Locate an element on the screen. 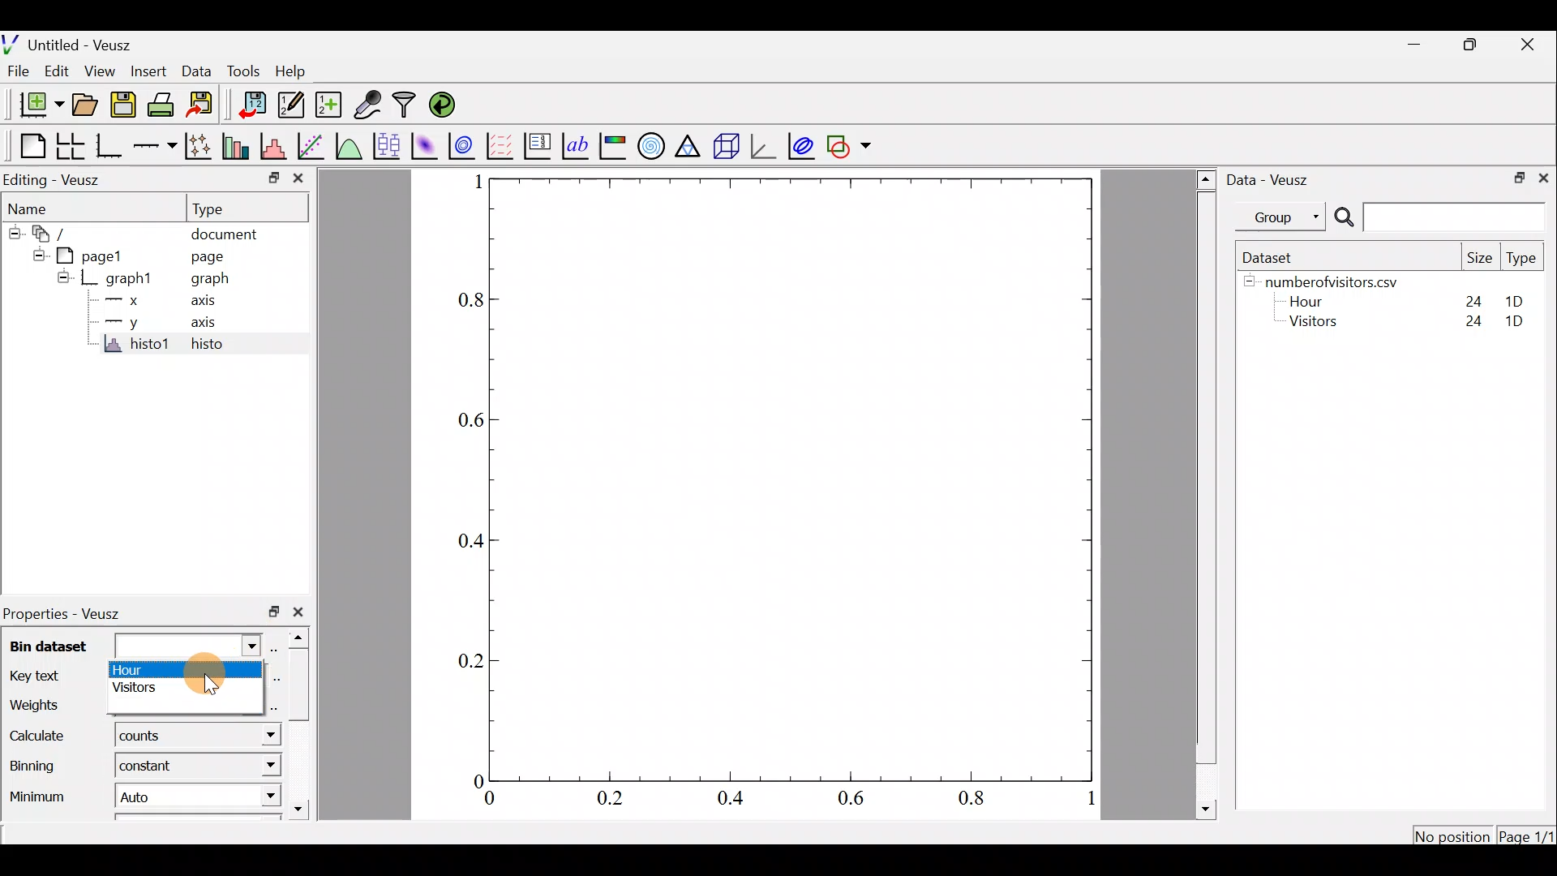 This screenshot has width=1557, height=876. new document is located at coordinates (37, 105).